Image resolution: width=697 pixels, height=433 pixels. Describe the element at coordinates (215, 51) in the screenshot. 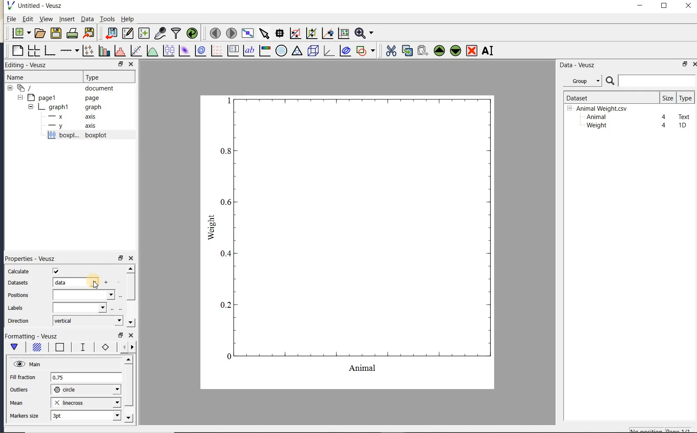

I see `plot a vector field` at that location.